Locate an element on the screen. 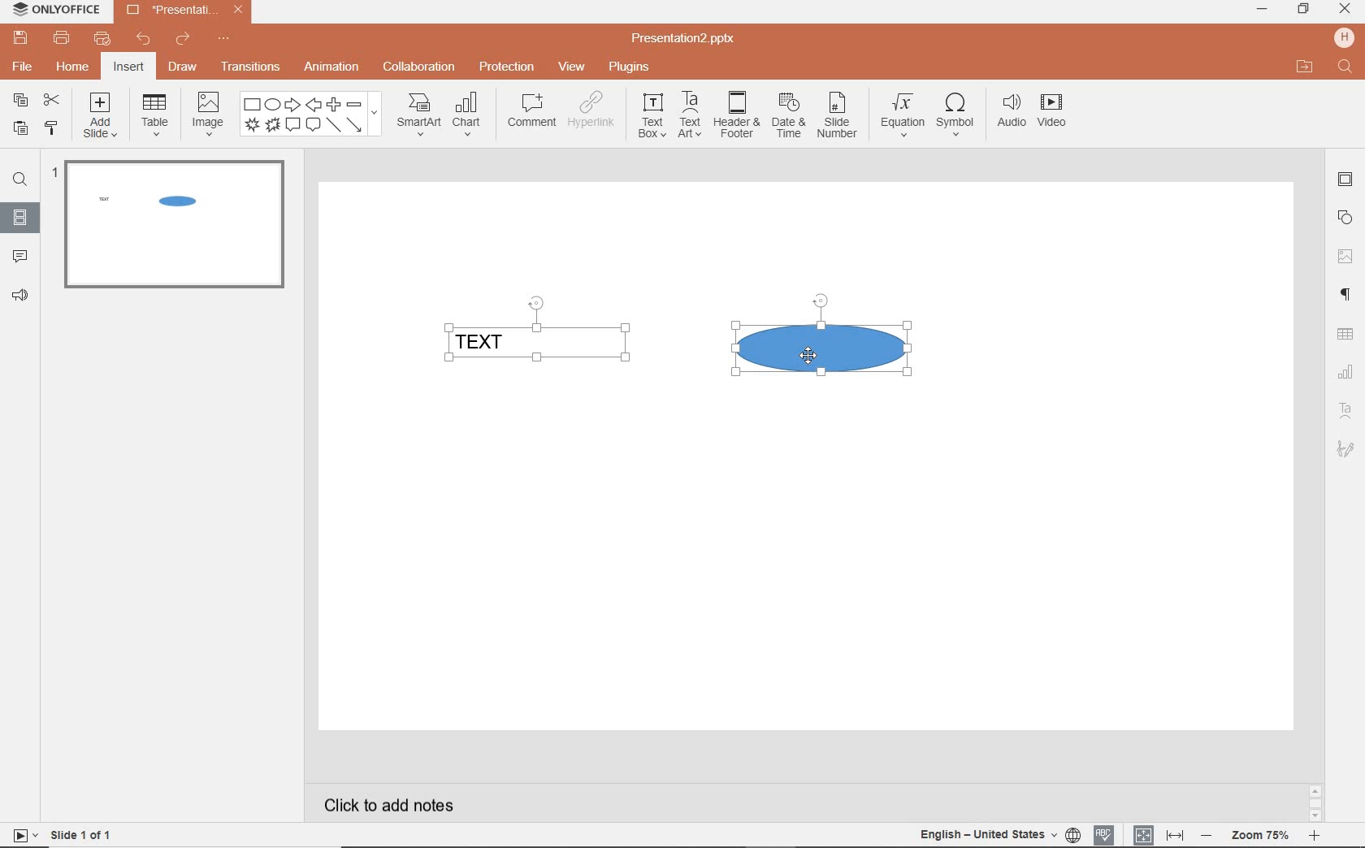 The height and width of the screenshot is (848, 1365). HP is located at coordinates (1345, 37).